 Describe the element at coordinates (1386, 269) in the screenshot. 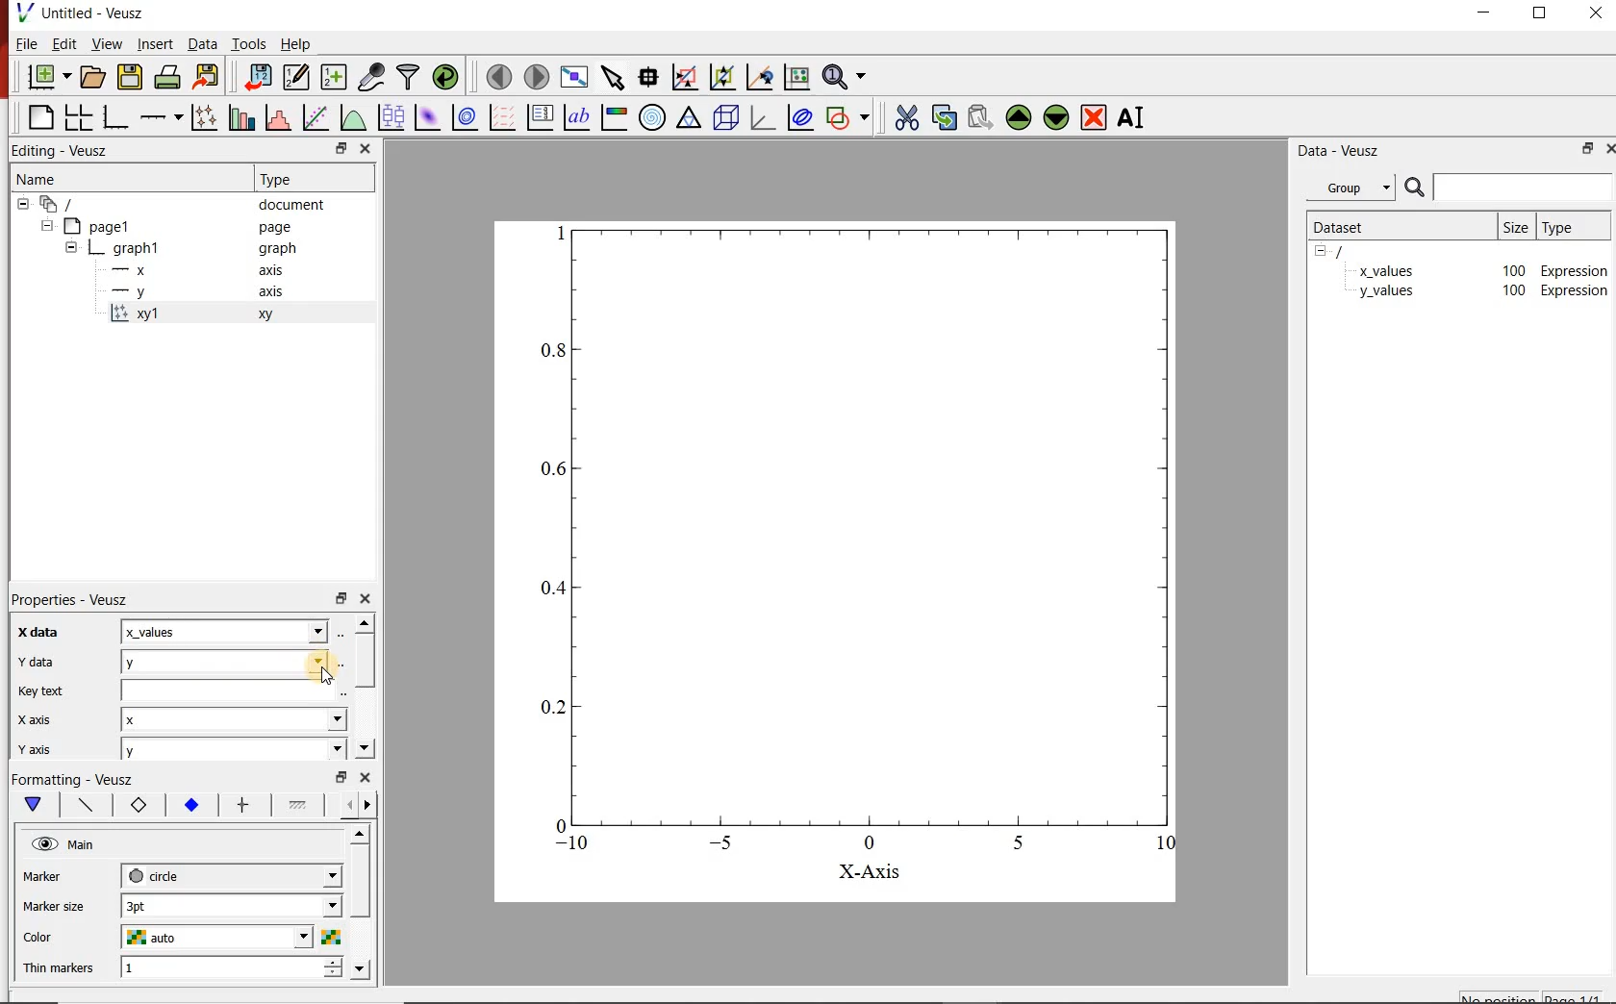

I see `x_values` at that location.